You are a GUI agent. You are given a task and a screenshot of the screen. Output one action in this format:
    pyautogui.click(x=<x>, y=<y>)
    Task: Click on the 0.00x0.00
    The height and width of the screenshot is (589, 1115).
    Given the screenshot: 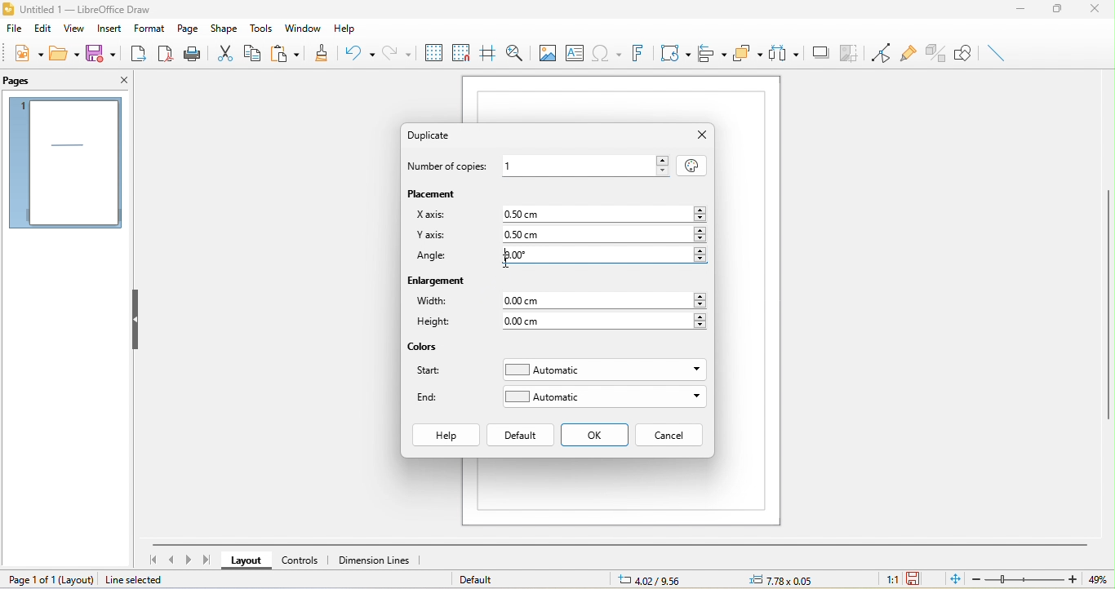 What is the action you would take?
    pyautogui.click(x=779, y=580)
    